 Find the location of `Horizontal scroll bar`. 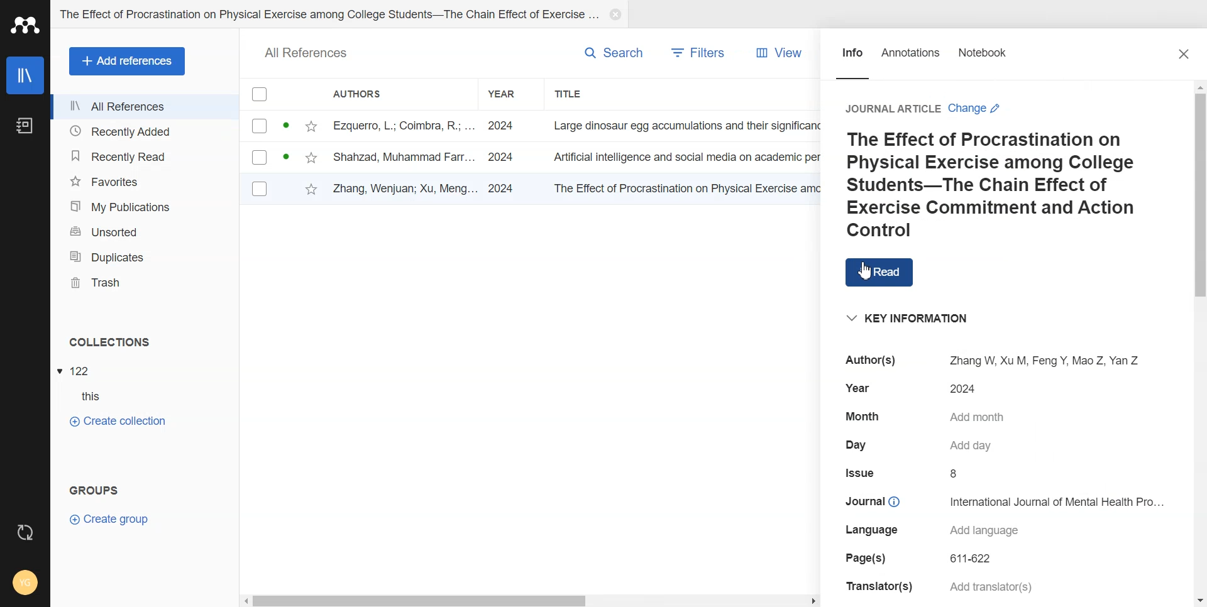

Horizontal scroll bar is located at coordinates (531, 600).